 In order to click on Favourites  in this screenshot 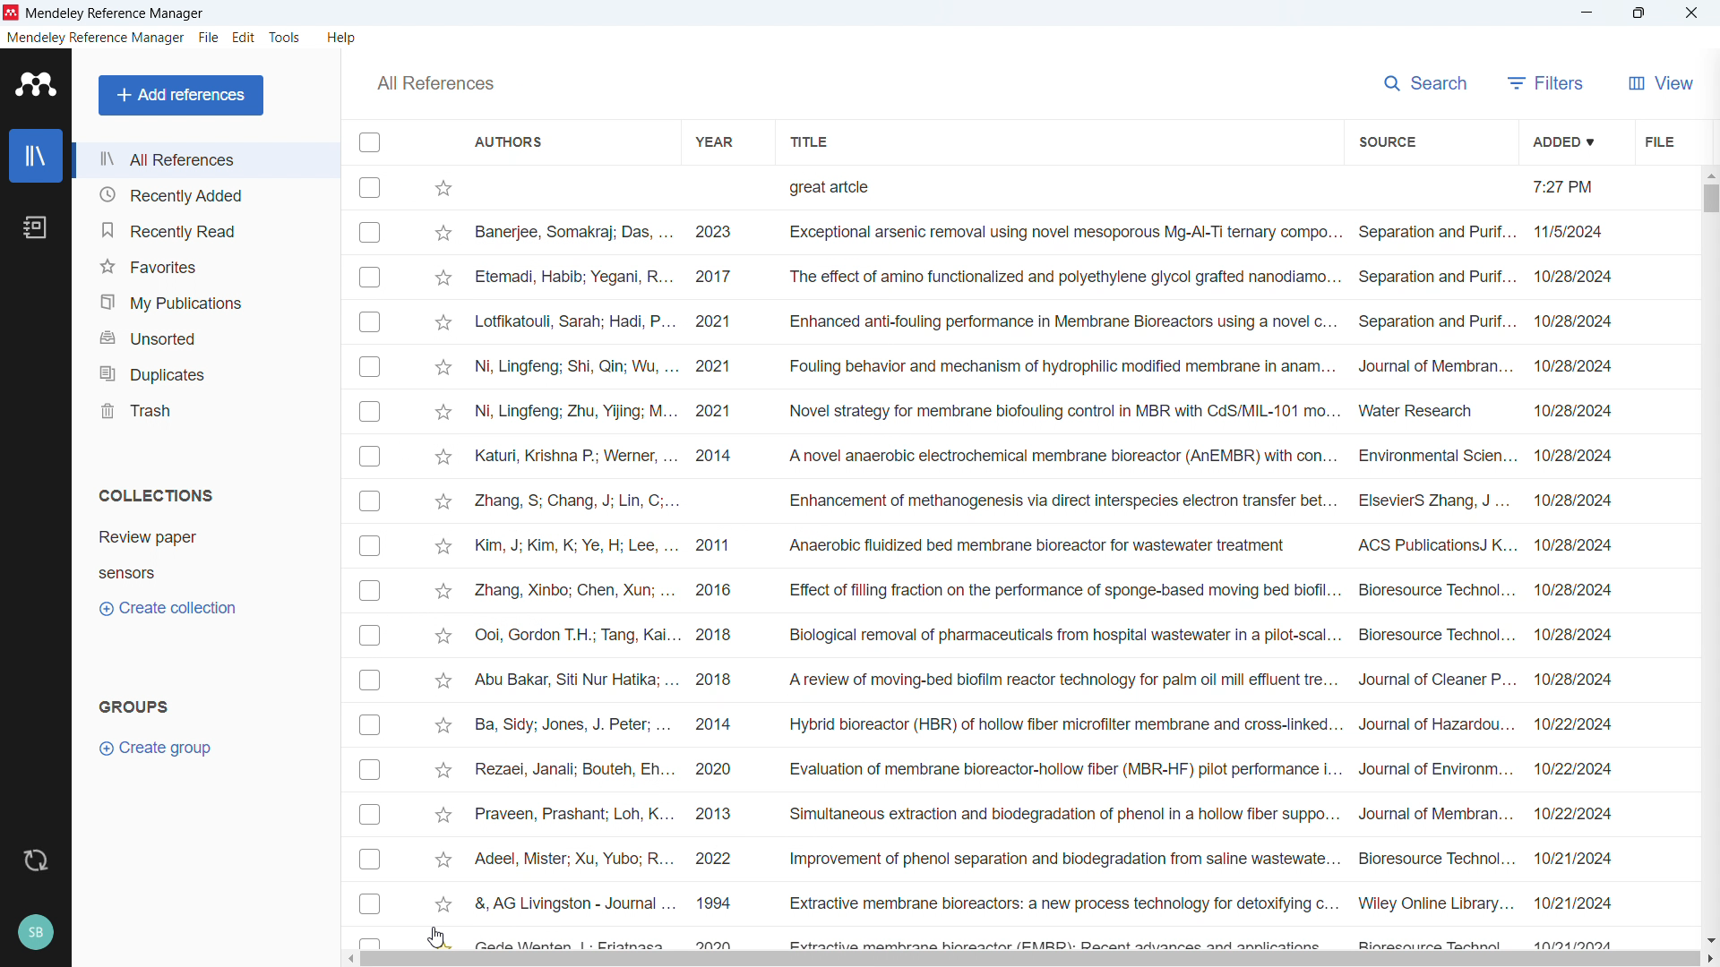, I will do `click(204, 266)`.